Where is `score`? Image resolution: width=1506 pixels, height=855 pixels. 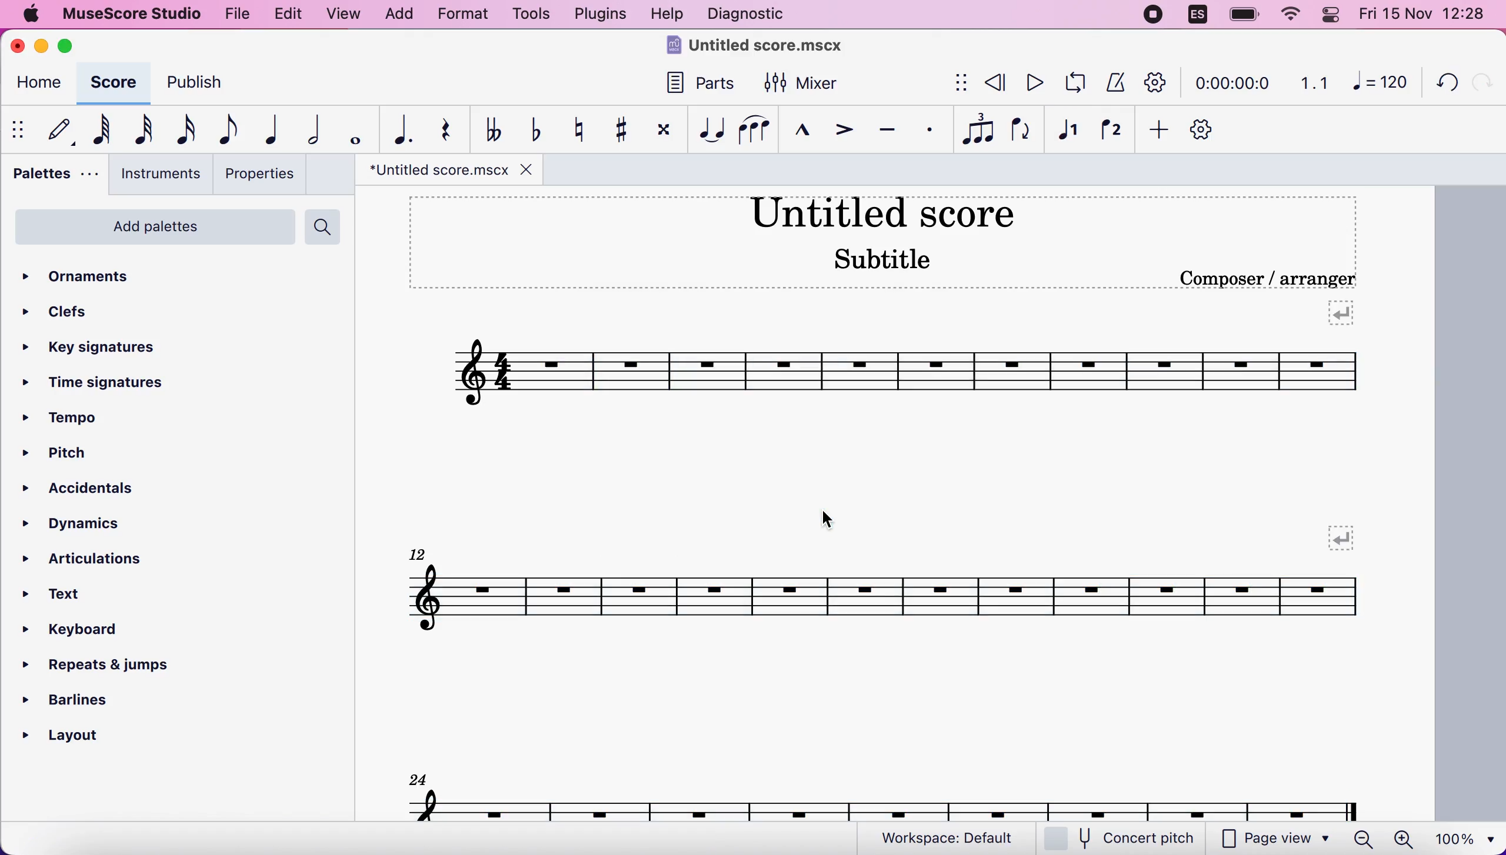
score is located at coordinates (884, 597).